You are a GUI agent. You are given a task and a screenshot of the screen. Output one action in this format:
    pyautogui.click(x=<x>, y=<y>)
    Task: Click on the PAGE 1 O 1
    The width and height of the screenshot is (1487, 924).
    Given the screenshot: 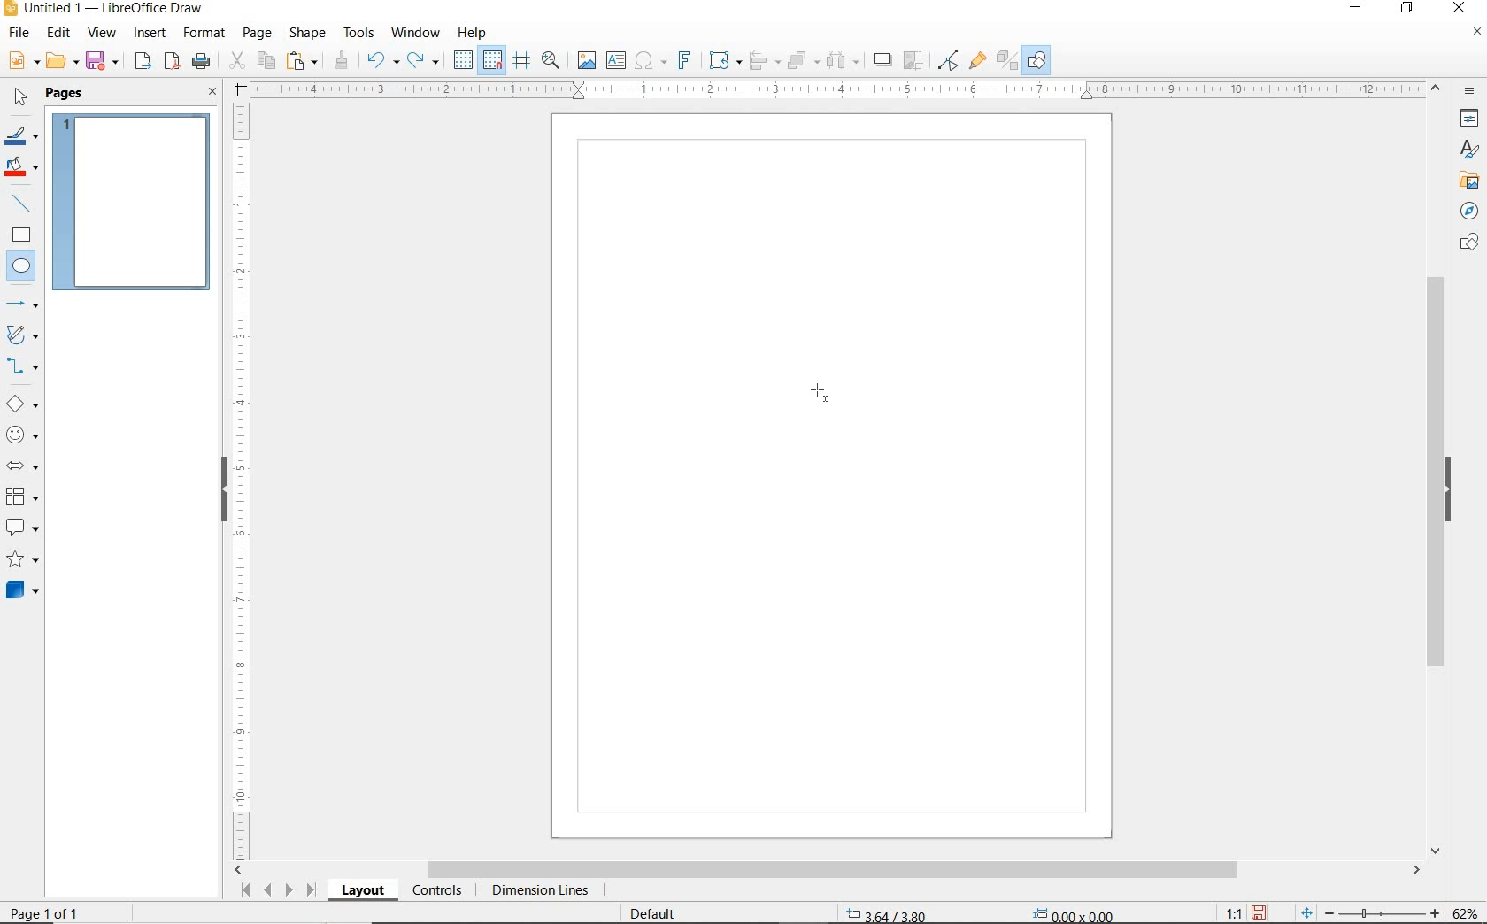 What is the action you would take?
    pyautogui.click(x=58, y=906)
    